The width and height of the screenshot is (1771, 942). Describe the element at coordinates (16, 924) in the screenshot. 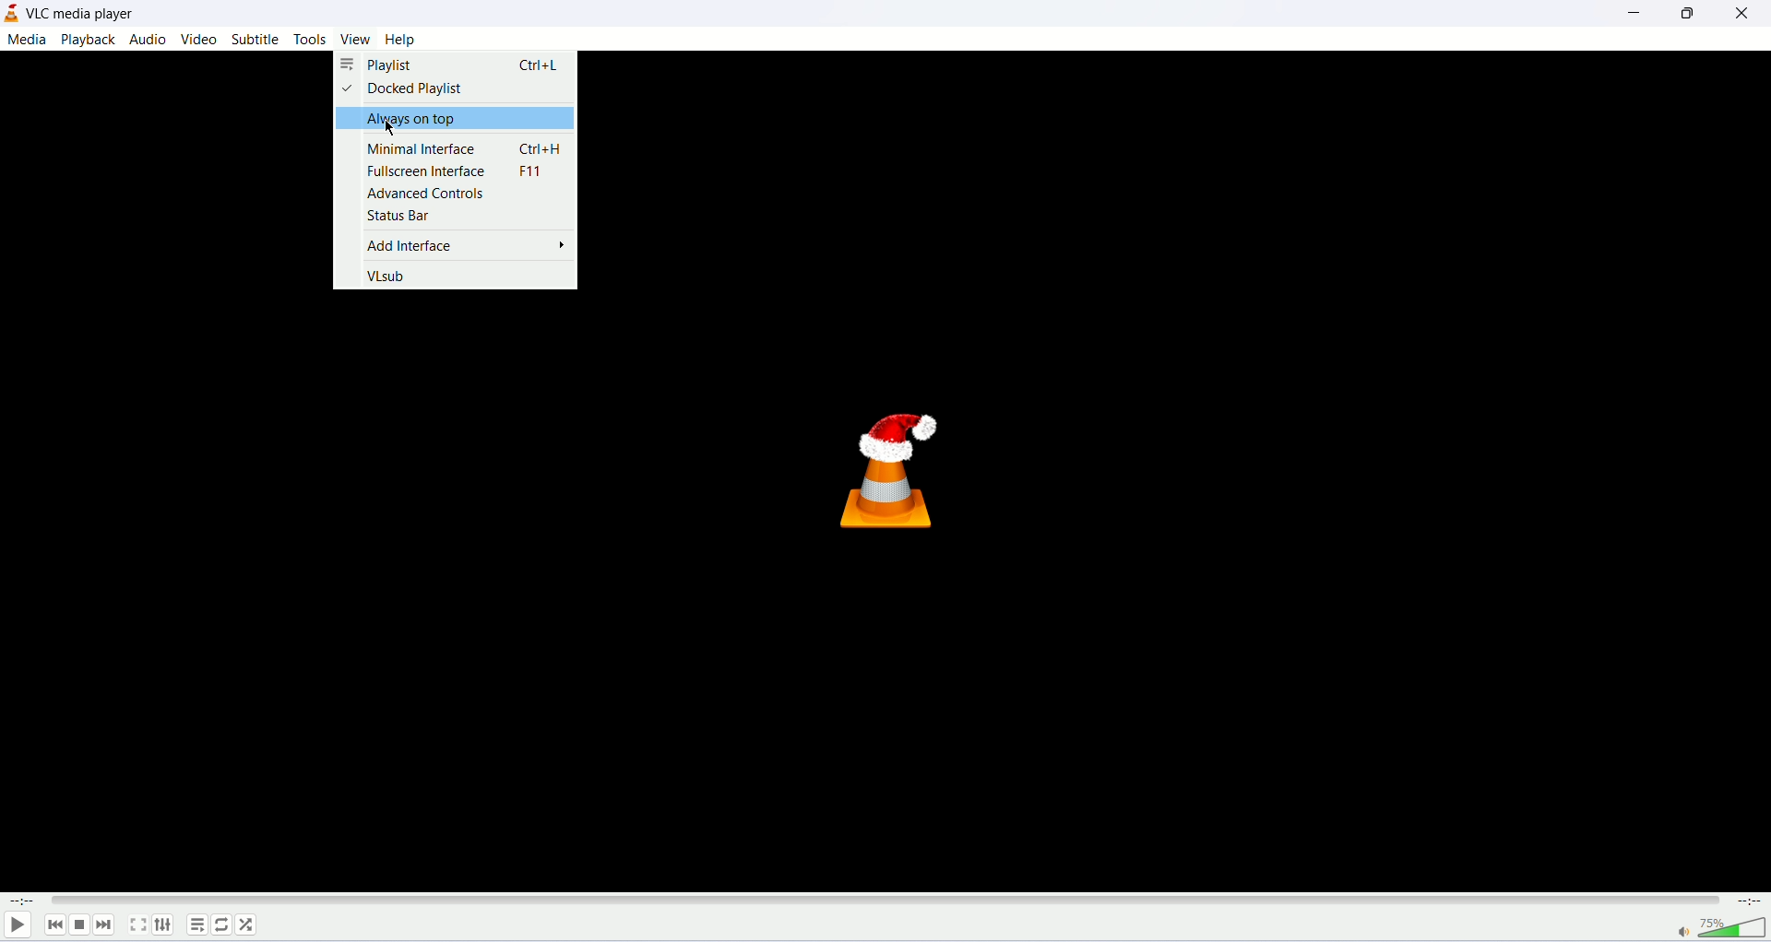

I see `play/pause` at that location.